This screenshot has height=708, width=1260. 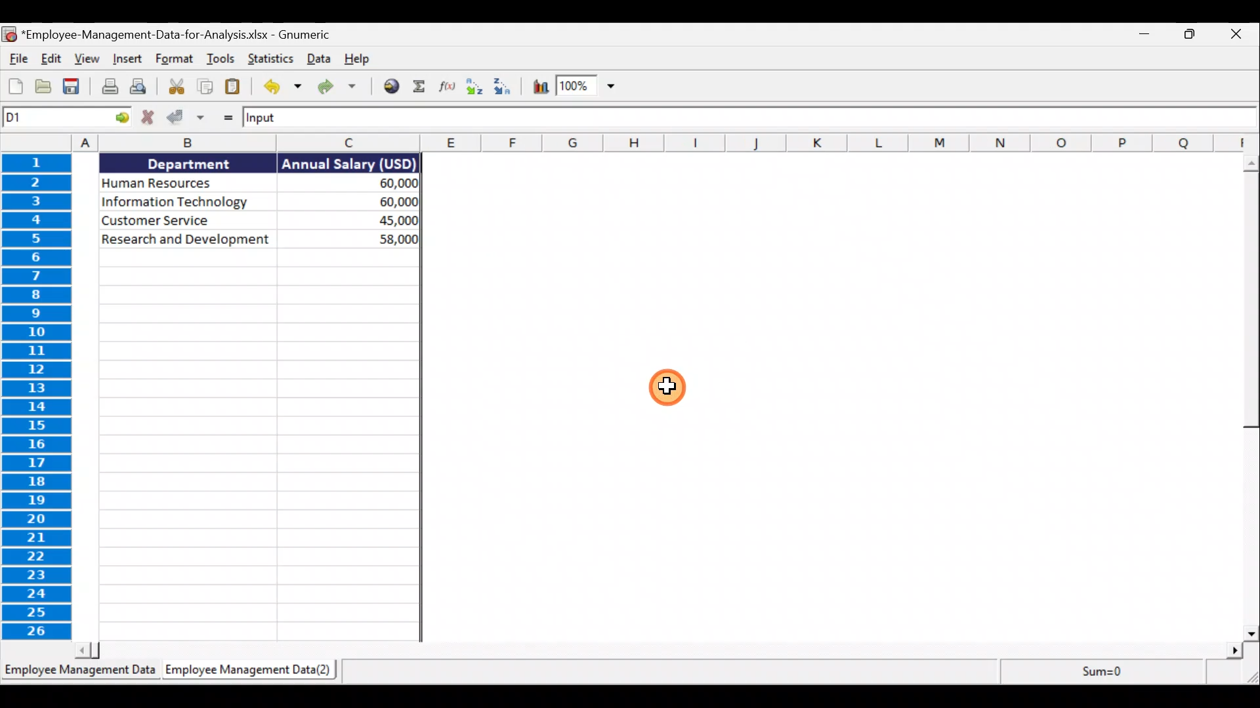 I want to click on Zoom, so click(x=586, y=85).